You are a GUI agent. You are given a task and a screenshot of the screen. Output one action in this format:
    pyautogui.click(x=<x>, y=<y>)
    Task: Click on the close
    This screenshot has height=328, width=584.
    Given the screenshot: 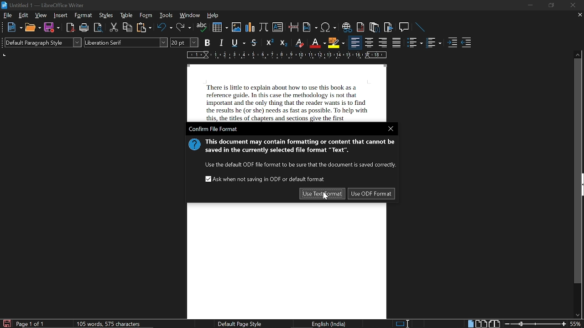 What is the action you would take?
    pyautogui.click(x=574, y=5)
    